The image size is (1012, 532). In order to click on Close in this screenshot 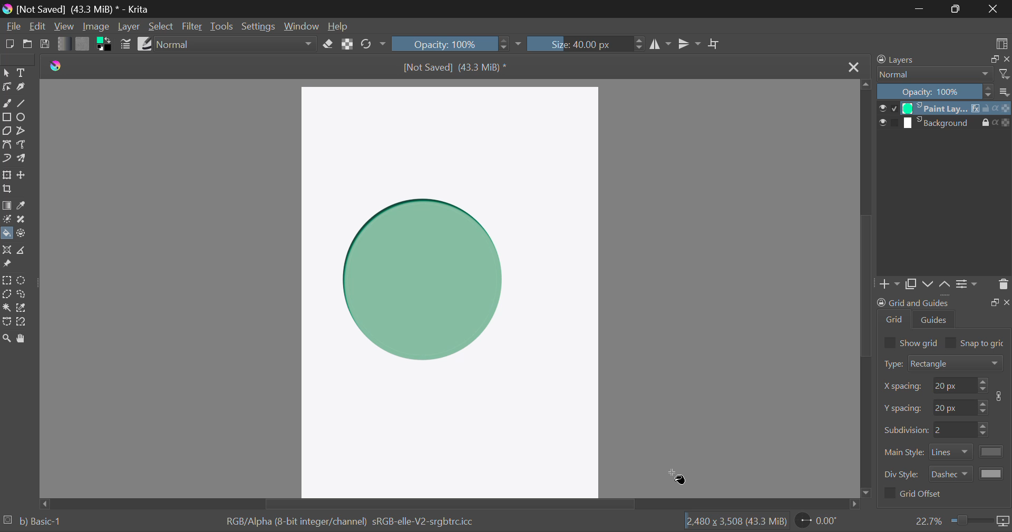, I will do `click(853, 67)`.